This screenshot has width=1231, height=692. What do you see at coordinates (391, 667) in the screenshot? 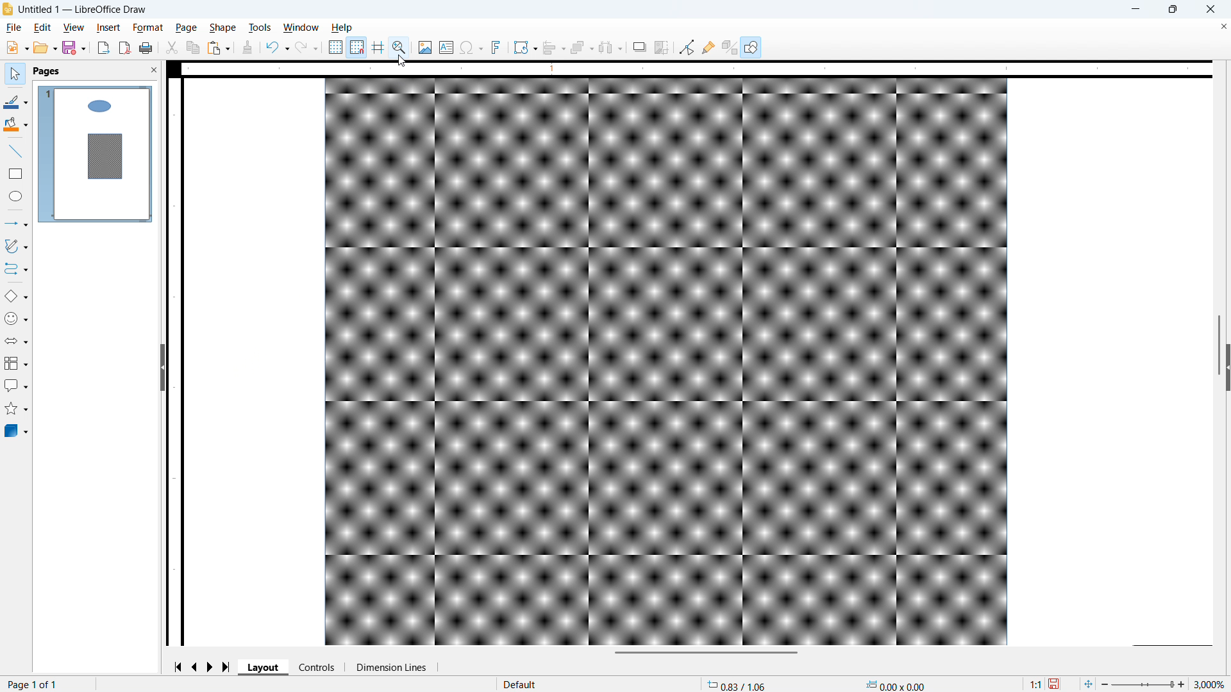
I see `Dimension lines ` at bounding box center [391, 667].